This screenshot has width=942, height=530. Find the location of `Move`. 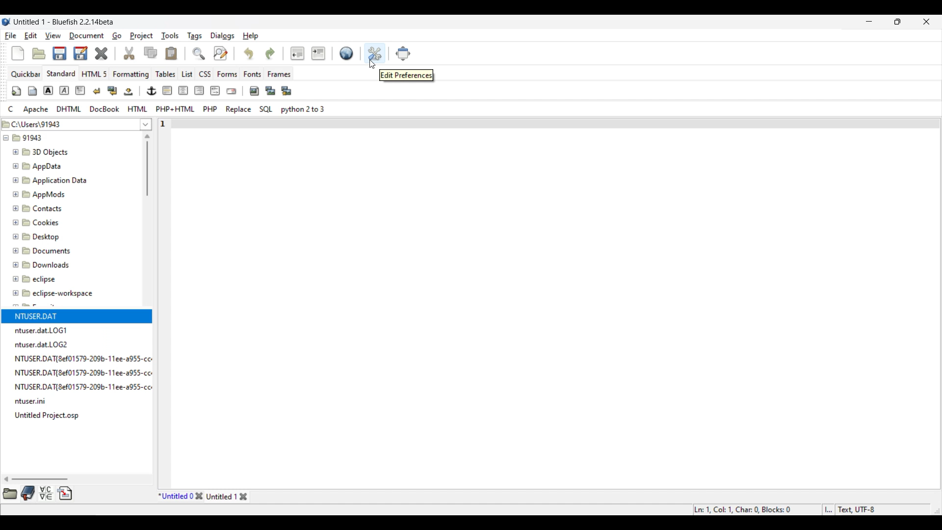

Move is located at coordinates (403, 54).